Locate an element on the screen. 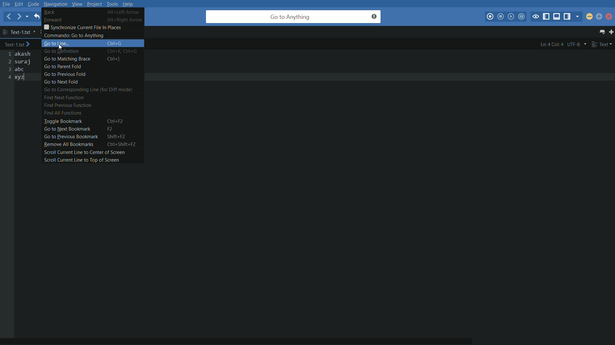  text cursor is located at coordinates (28, 79).